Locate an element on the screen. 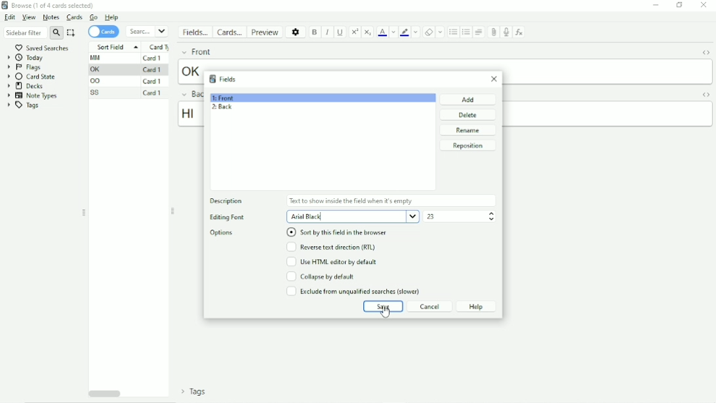  SS is located at coordinates (96, 93).